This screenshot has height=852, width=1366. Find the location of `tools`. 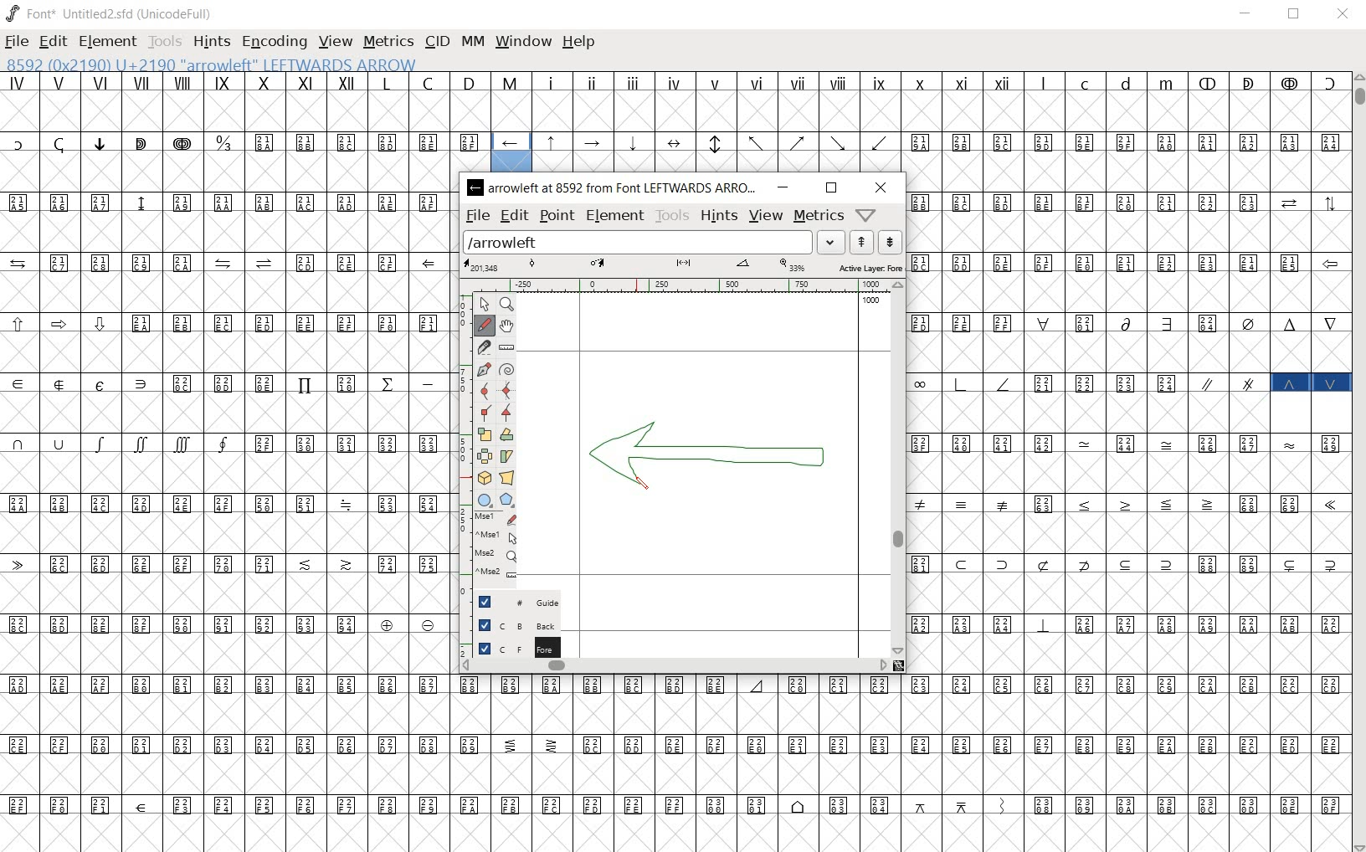

tools is located at coordinates (671, 215).